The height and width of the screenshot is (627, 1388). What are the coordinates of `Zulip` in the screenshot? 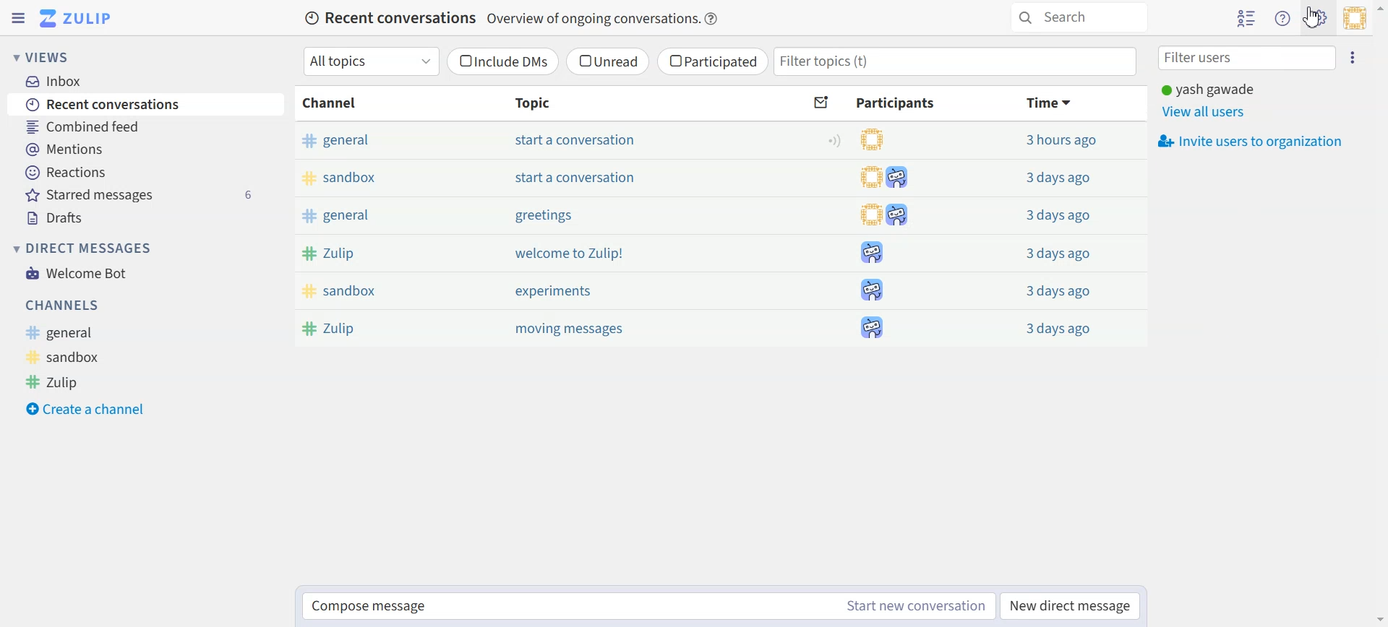 It's located at (337, 254).